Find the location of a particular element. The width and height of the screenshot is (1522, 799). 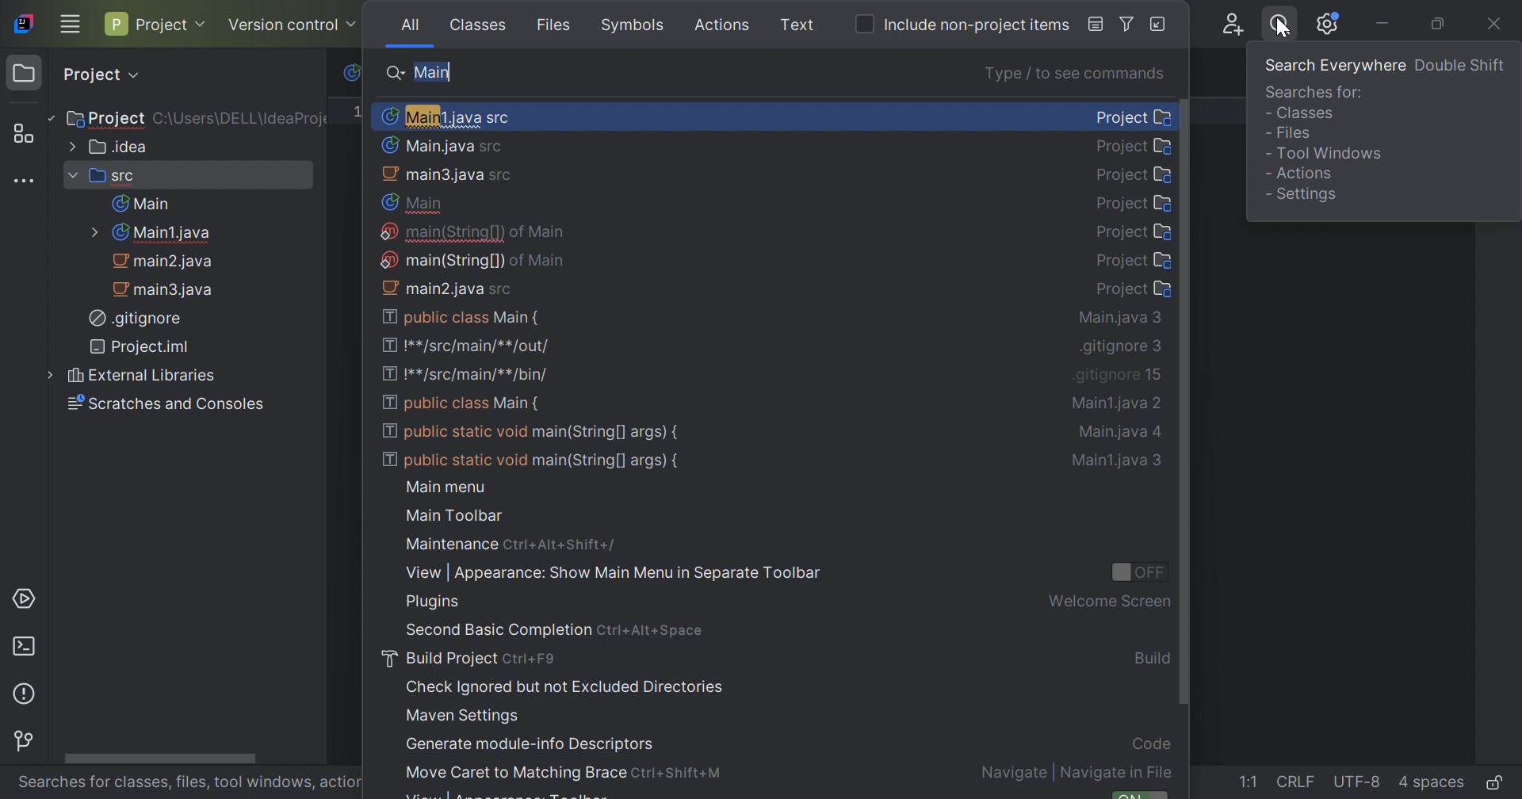

Search icon is located at coordinates (397, 72).